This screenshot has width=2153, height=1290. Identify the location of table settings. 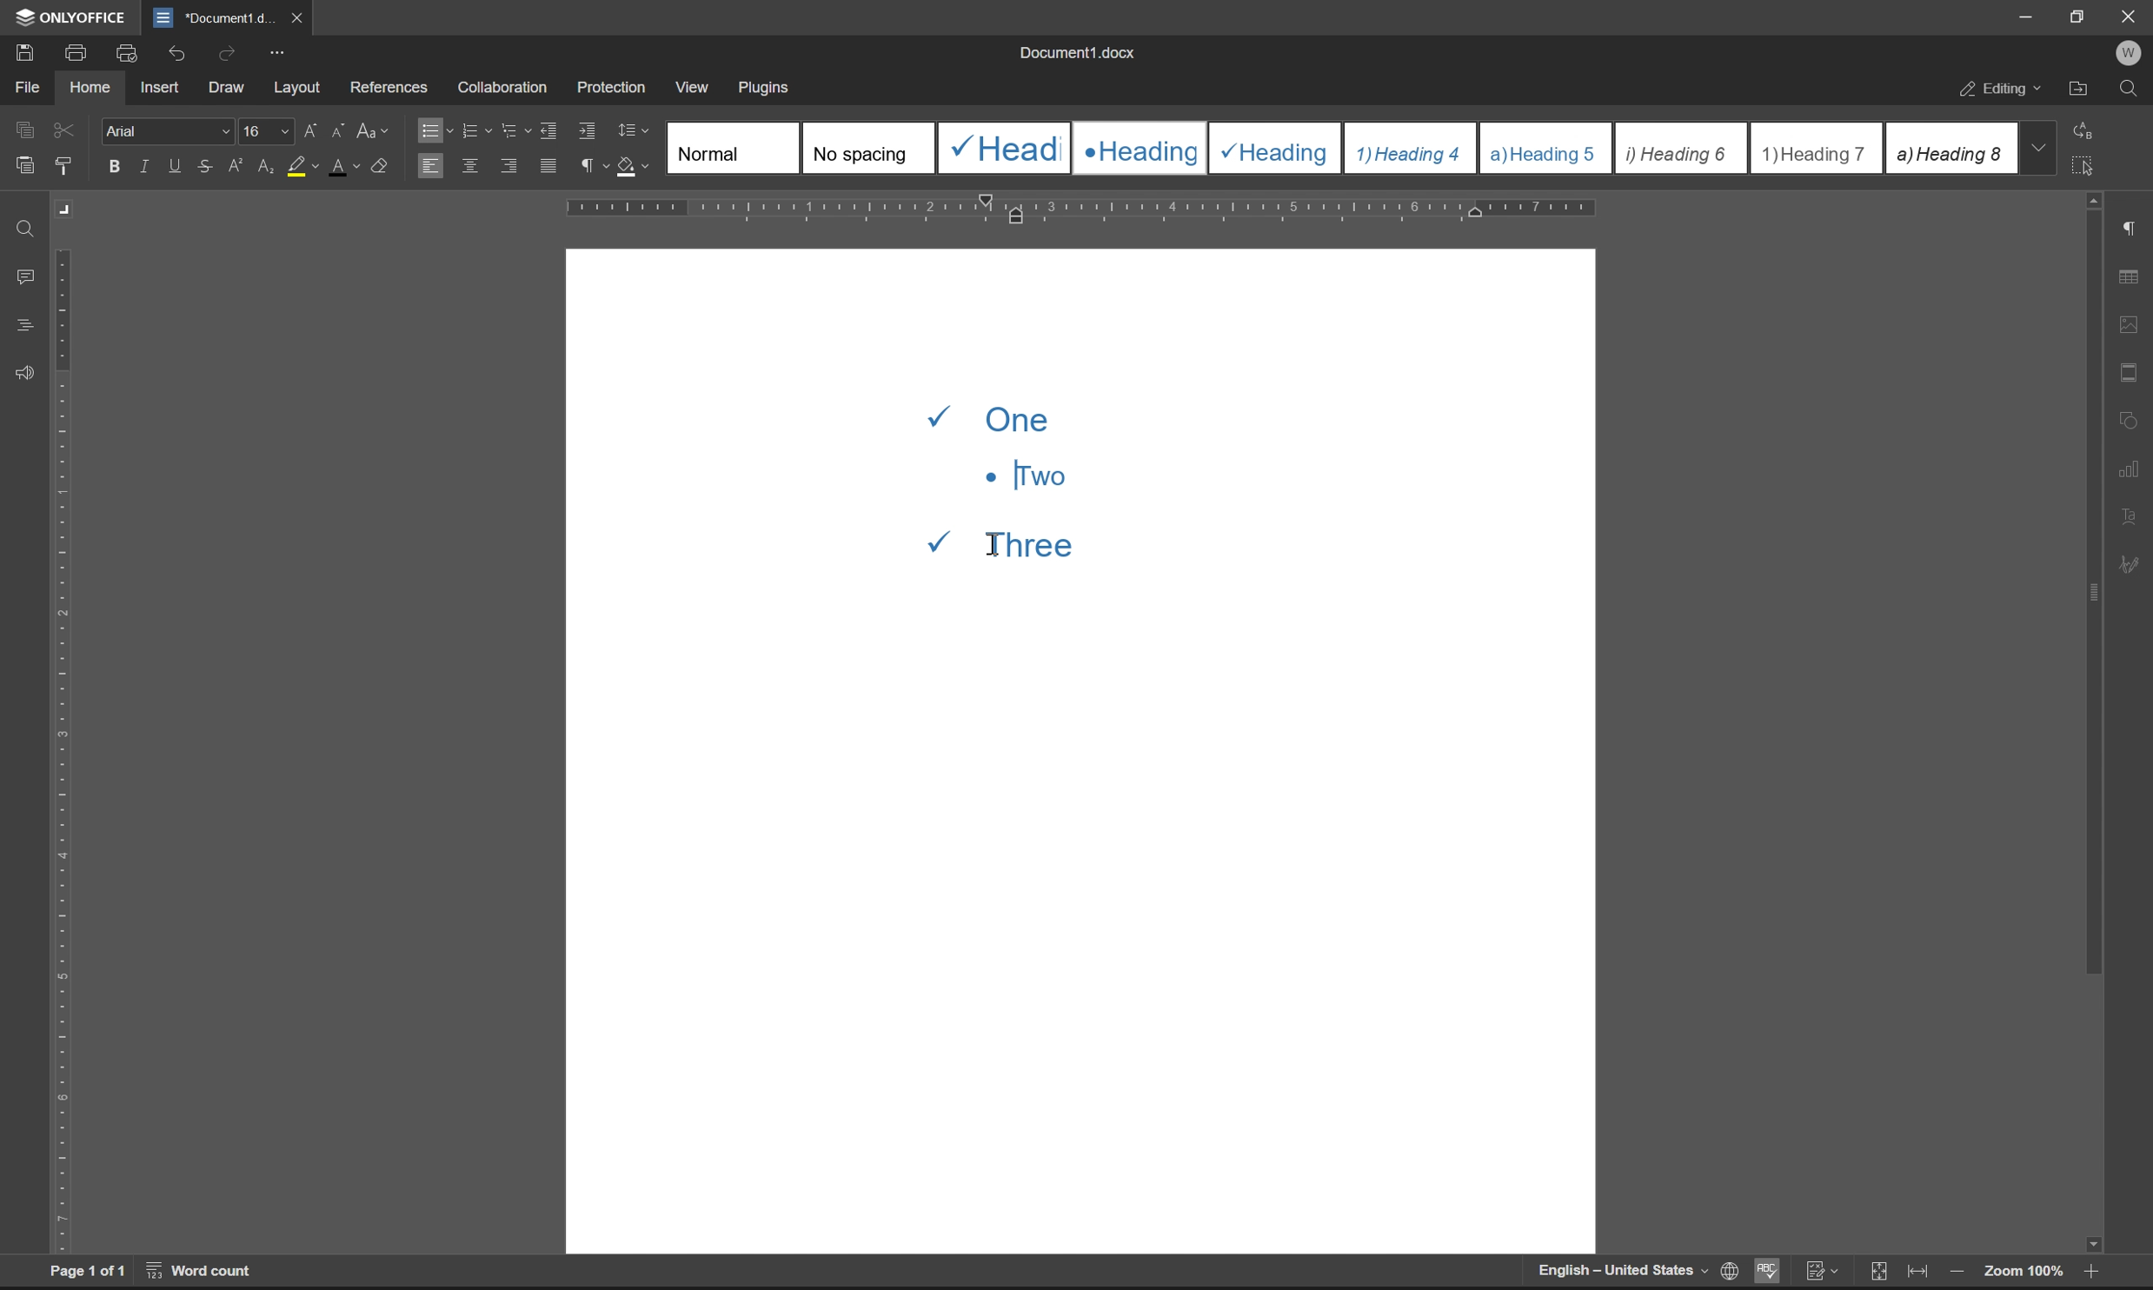
(2128, 278).